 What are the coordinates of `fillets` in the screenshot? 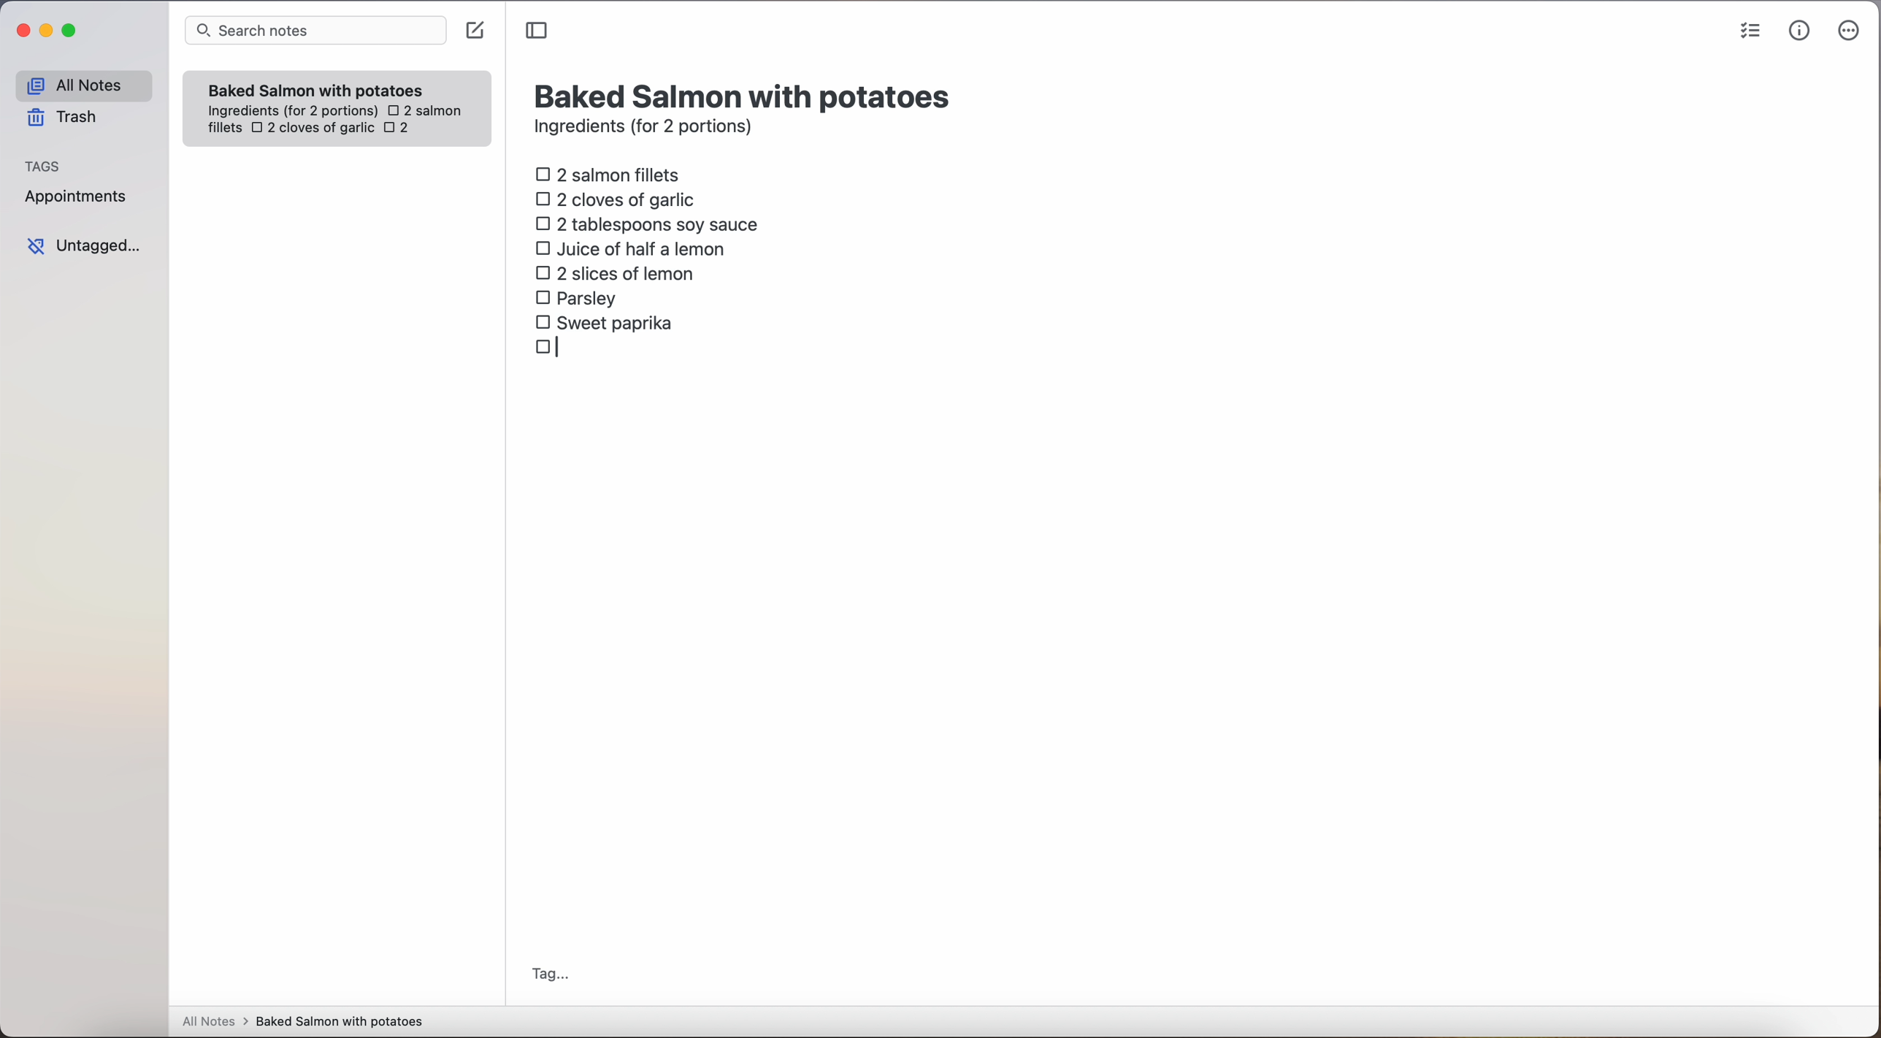 It's located at (226, 129).